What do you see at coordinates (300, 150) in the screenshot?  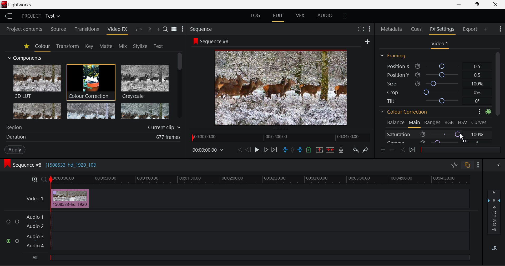 I see `Mark Out` at bounding box center [300, 150].